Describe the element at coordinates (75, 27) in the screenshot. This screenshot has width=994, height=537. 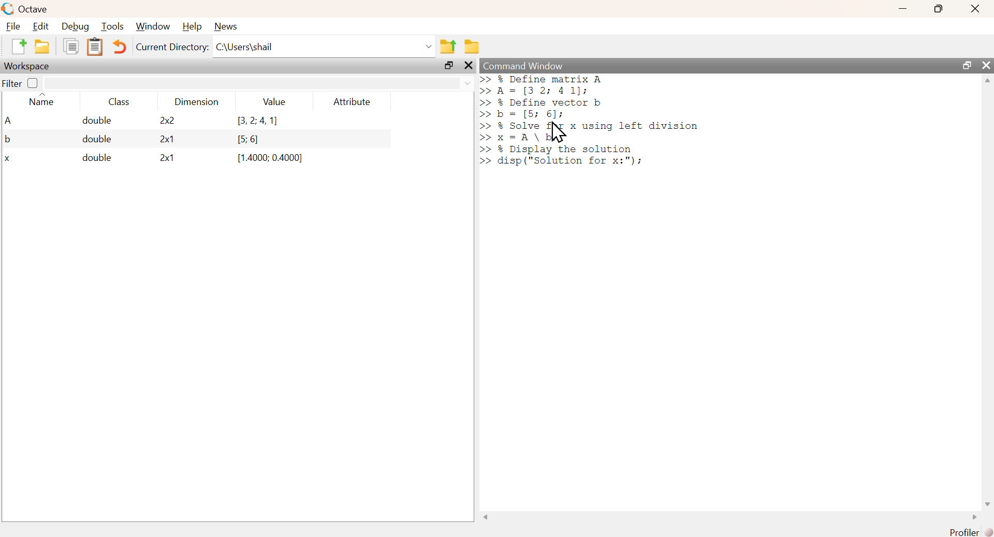
I see `debug` at that location.